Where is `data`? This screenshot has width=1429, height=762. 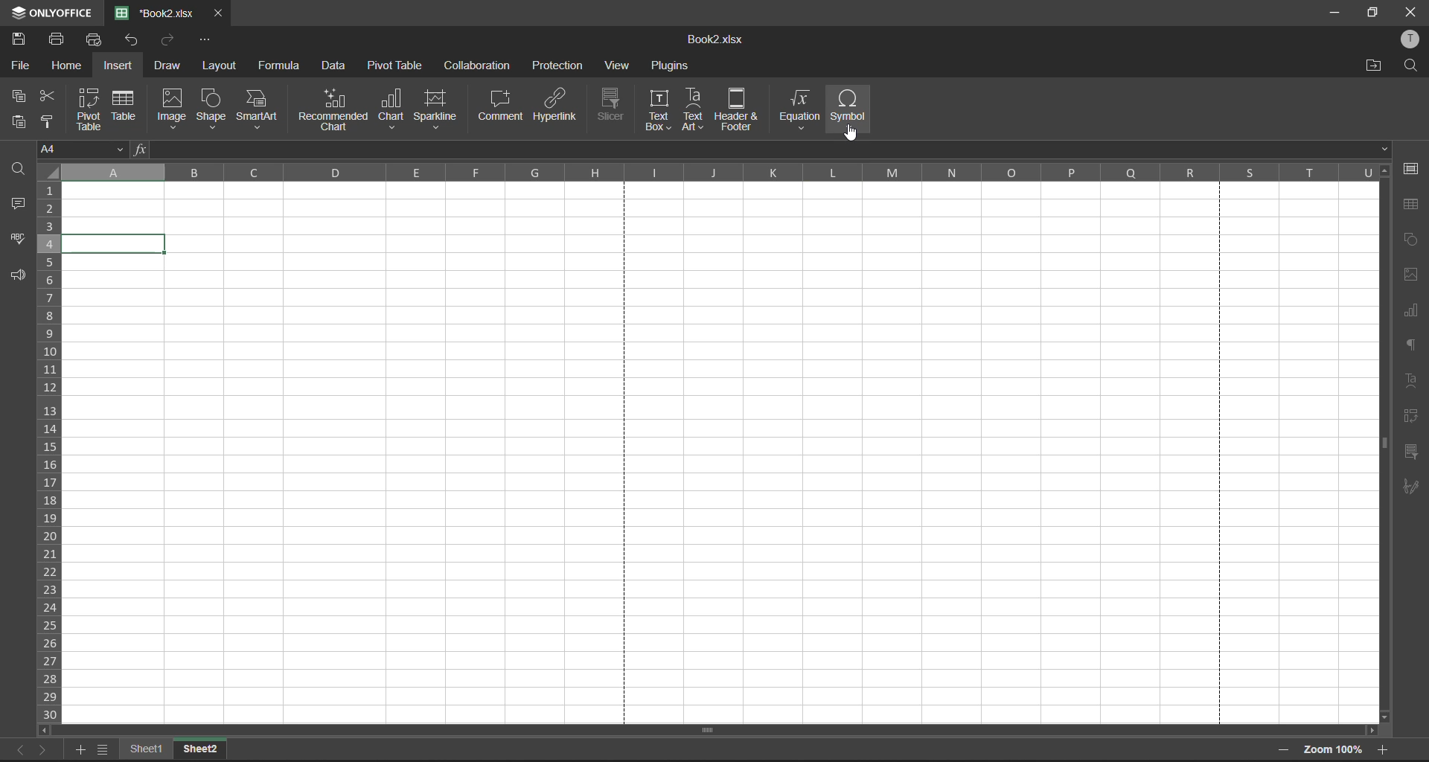
data is located at coordinates (333, 65).